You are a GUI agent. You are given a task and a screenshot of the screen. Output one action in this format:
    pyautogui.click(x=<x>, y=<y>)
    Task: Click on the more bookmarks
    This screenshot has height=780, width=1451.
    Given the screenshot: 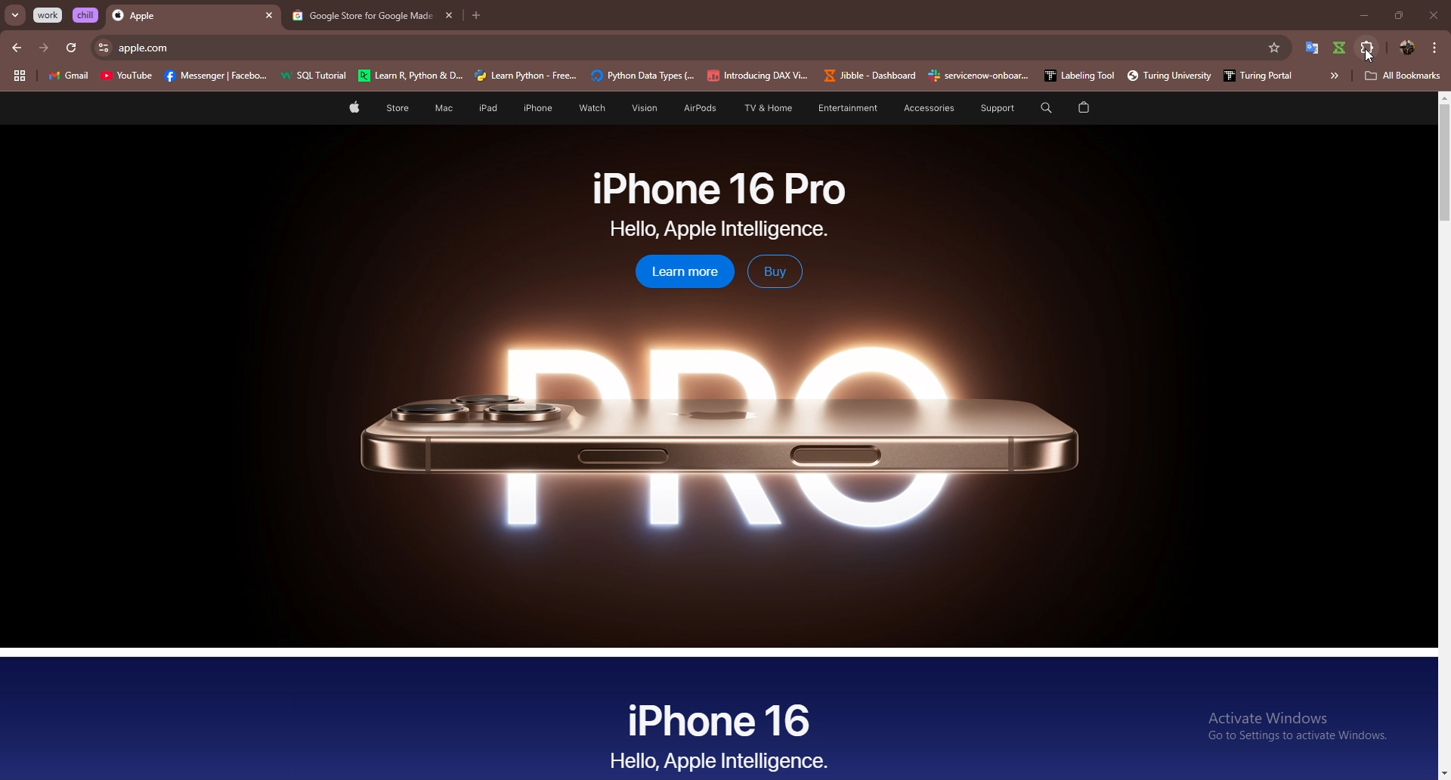 What is the action you would take?
    pyautogui.click(x=1334, y=76)
    